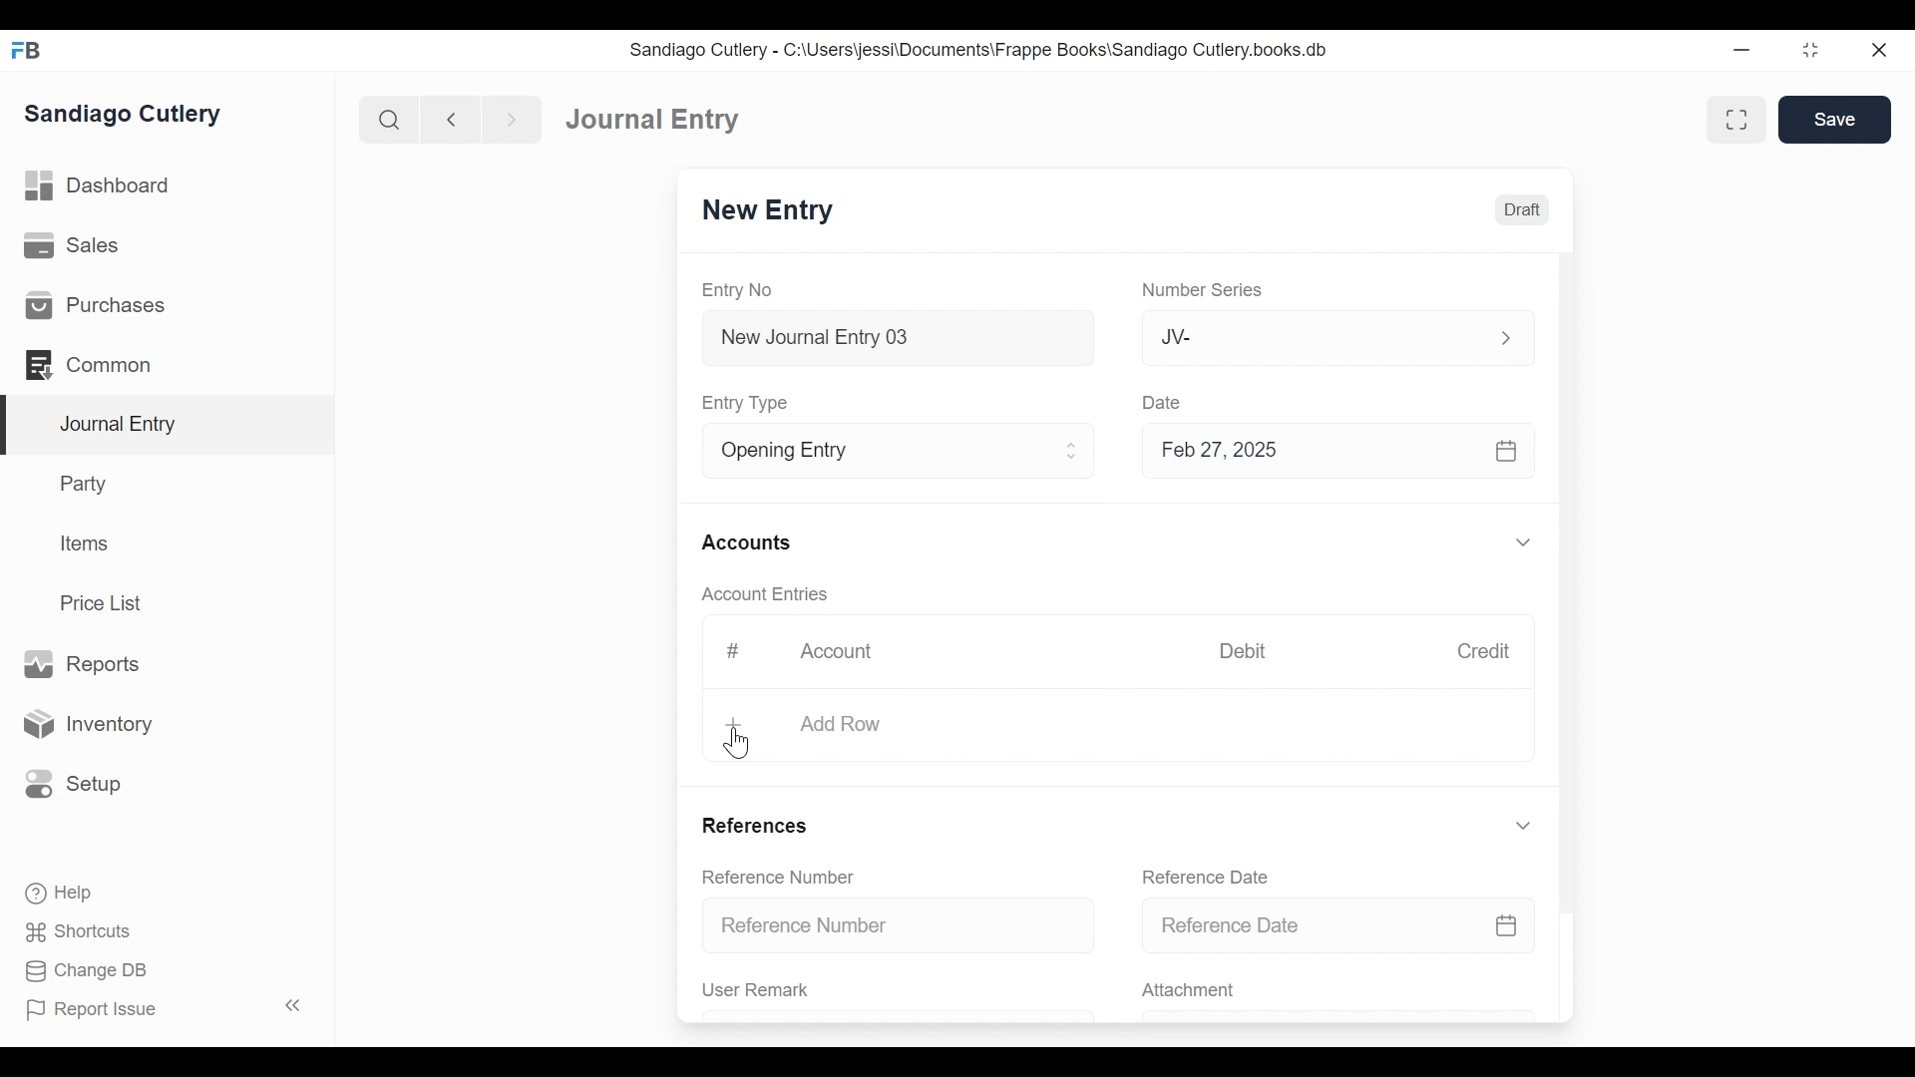 The height and width of the screenshot is (1077, 1915). I want to click on Sandiago Cutlery - C:\Users\jessi\Documents\Frappe Books\Sandiago Cutlery.books.db, so click(979, 49).